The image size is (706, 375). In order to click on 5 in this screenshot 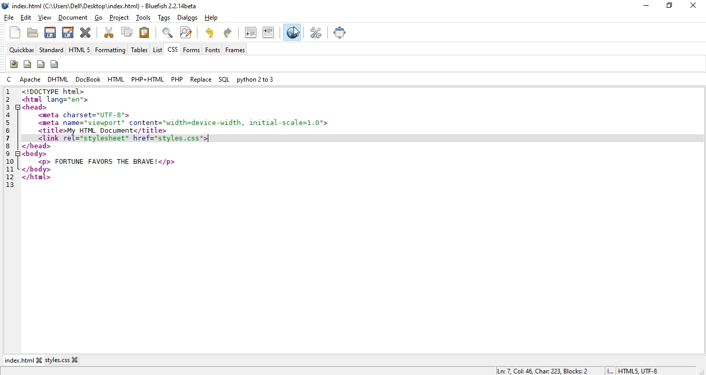, I will do `click(12, 123)`.